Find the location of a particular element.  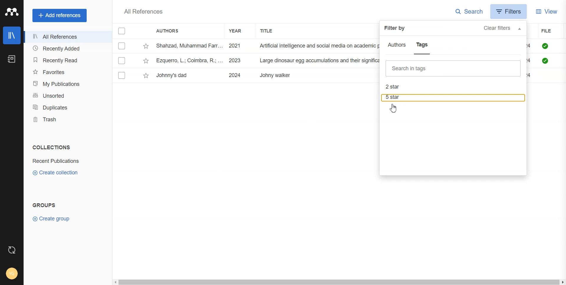

select entry is located at coordinates (122, 75).